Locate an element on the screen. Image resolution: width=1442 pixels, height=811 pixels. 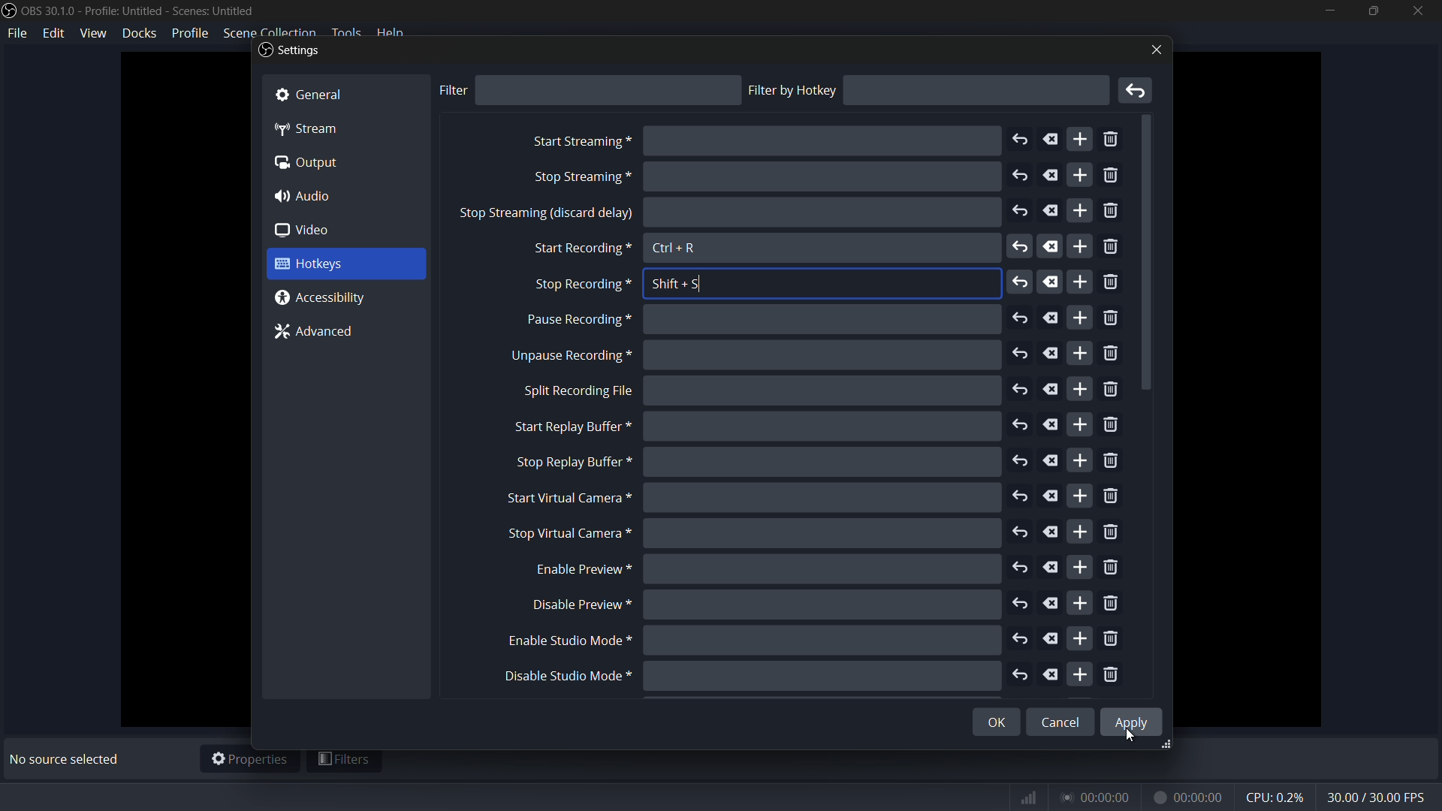
4) Audio is located at coordinates (312, 196).